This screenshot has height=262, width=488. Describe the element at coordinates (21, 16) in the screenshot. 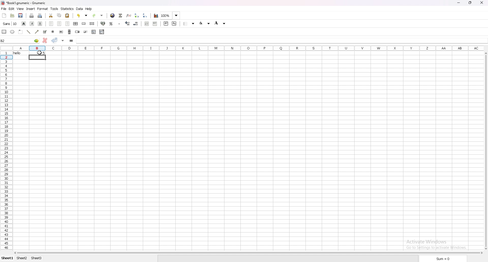

I see `save` at that location.